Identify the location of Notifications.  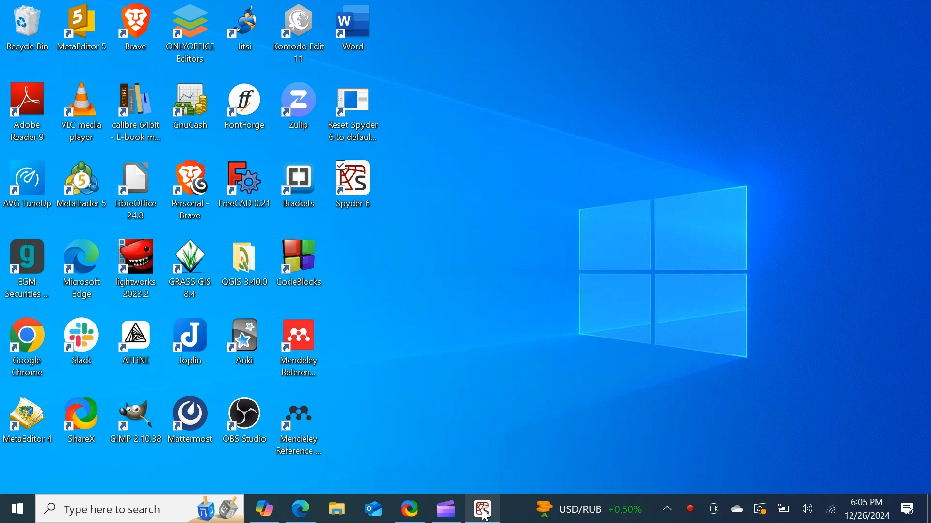
(909, 507).